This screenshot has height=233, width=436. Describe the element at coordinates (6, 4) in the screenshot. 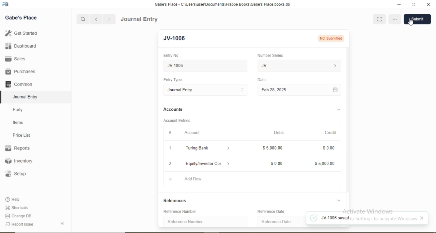

I see `Logo` at that location.